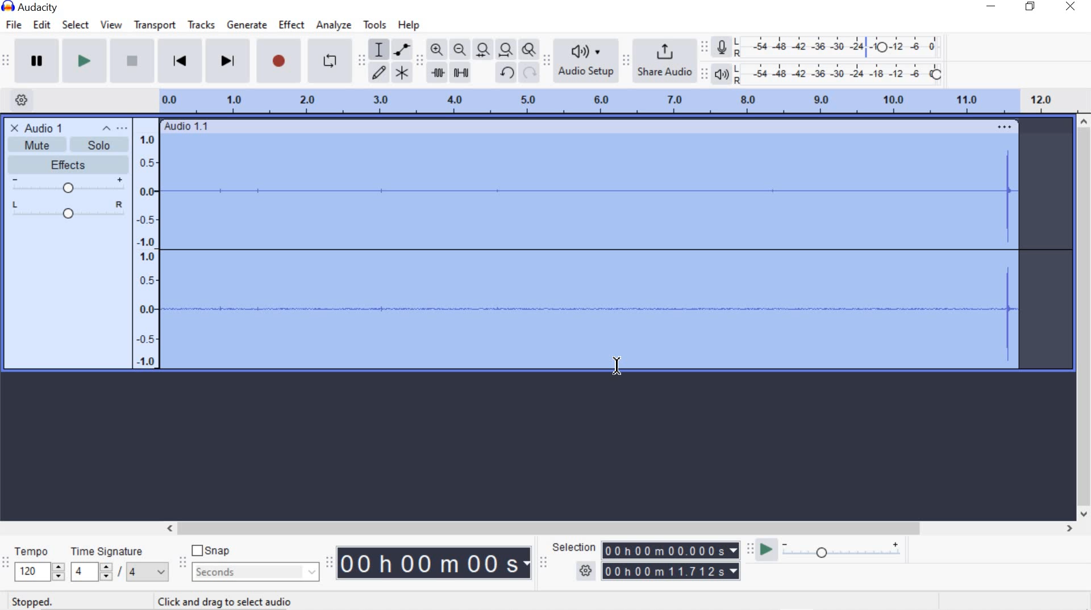 This screenshot has width=1091, height=610. Describe the element at coordinates (181, 61) in the screenshot. I see `Skip to start` at that location.